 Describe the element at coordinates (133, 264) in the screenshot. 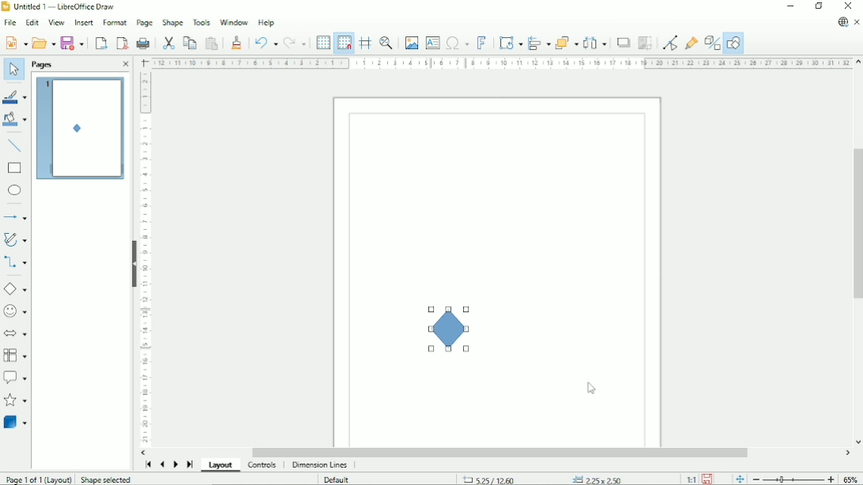

I see `Hide` at that location.